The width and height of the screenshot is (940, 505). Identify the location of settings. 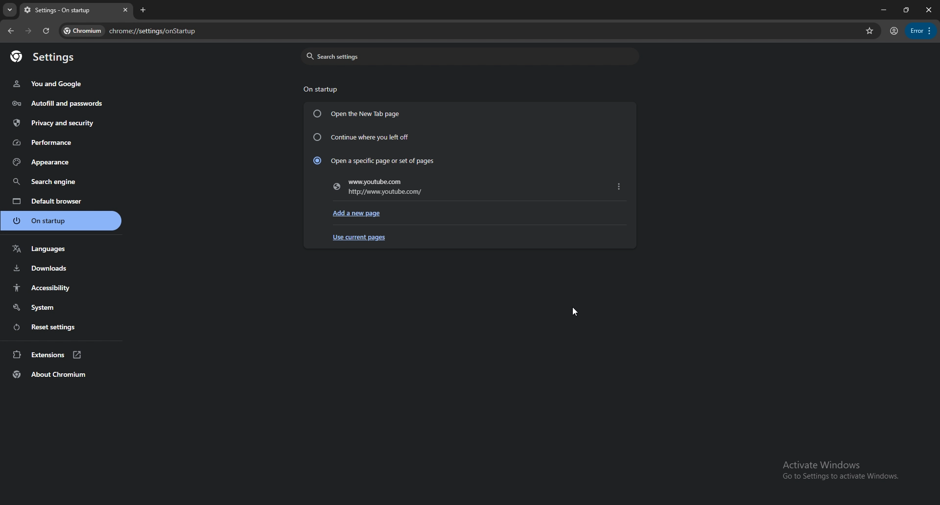
(50, 58).